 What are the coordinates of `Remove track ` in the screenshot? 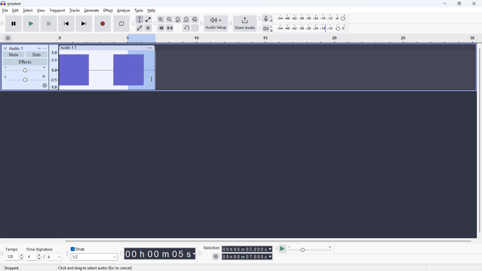 It's located at (6, 48).